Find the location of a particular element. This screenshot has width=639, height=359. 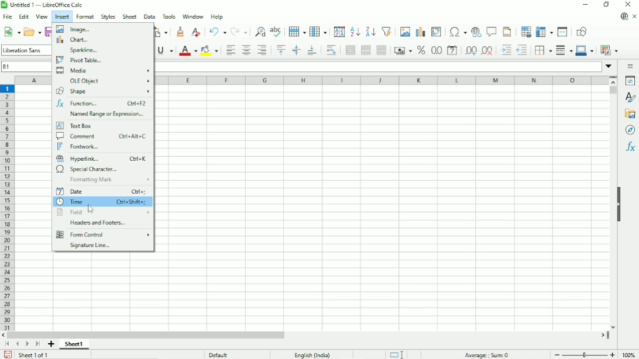

Form control is located at coordinates (103, 234).